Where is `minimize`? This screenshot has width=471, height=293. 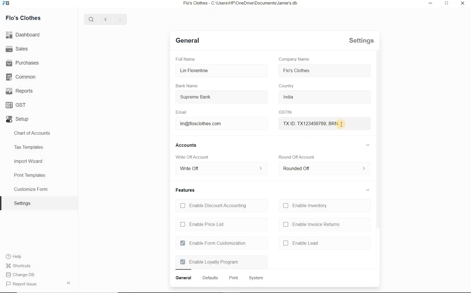 minimize is located at coordinates (447, 4).